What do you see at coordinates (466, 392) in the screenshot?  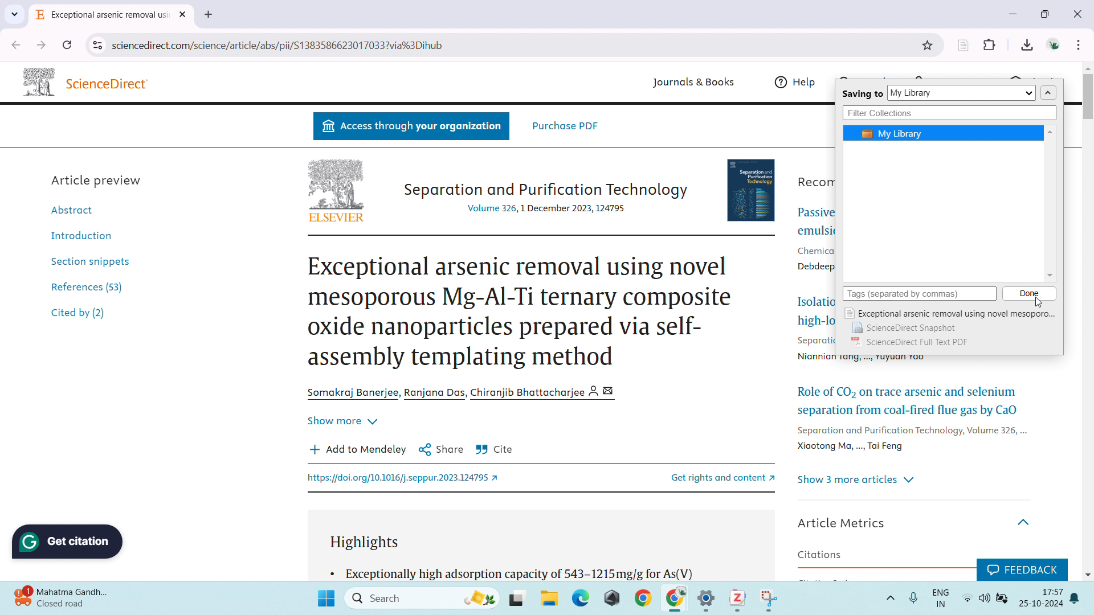 I see `Somakraj Banerjee, Ranjana Das, Chiranjib Bhattacharjee` at bounding box center [466, 392].